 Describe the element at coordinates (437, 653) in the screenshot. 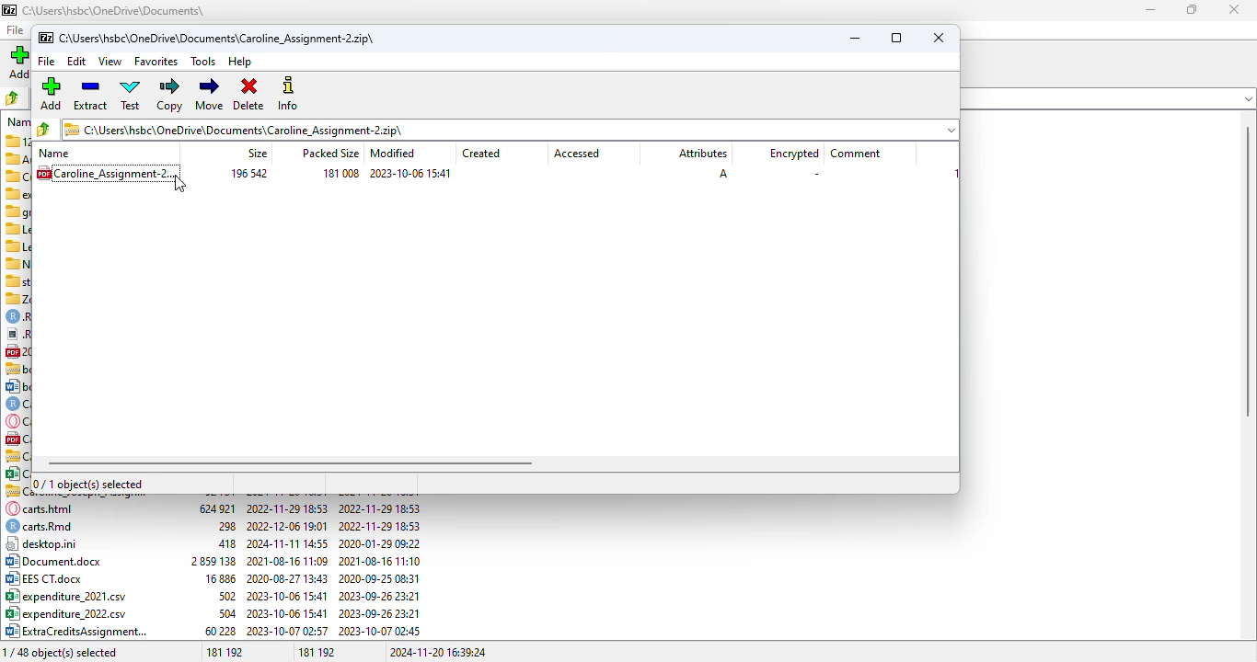

I see `2024-11-20 16:39:24` at that location.